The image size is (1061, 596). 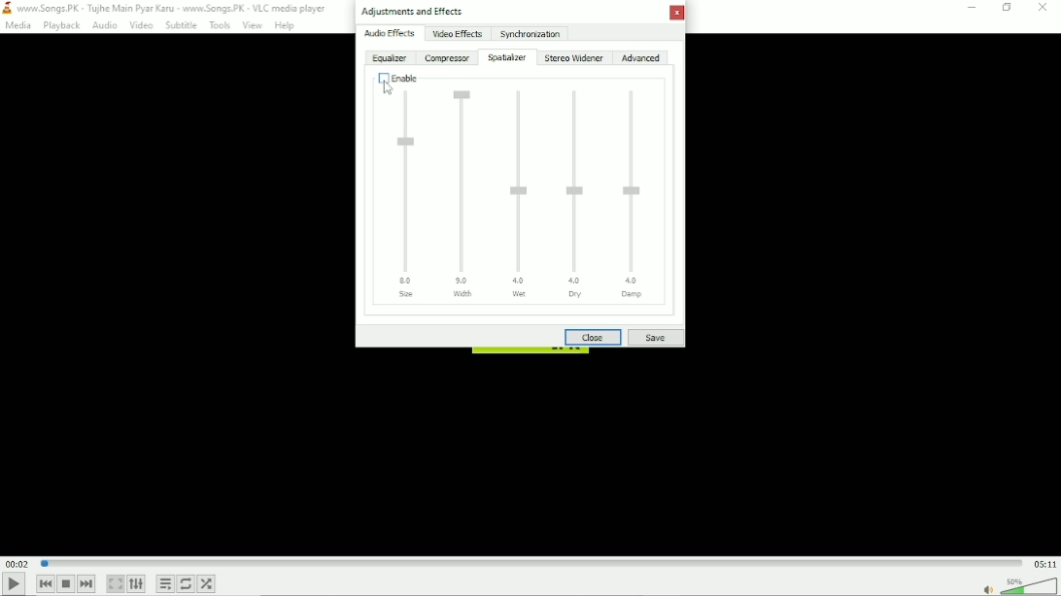 What do you see at coordinates (520, 194) in the screenshot?
I see `Wet` at bounding box center [520, 194].